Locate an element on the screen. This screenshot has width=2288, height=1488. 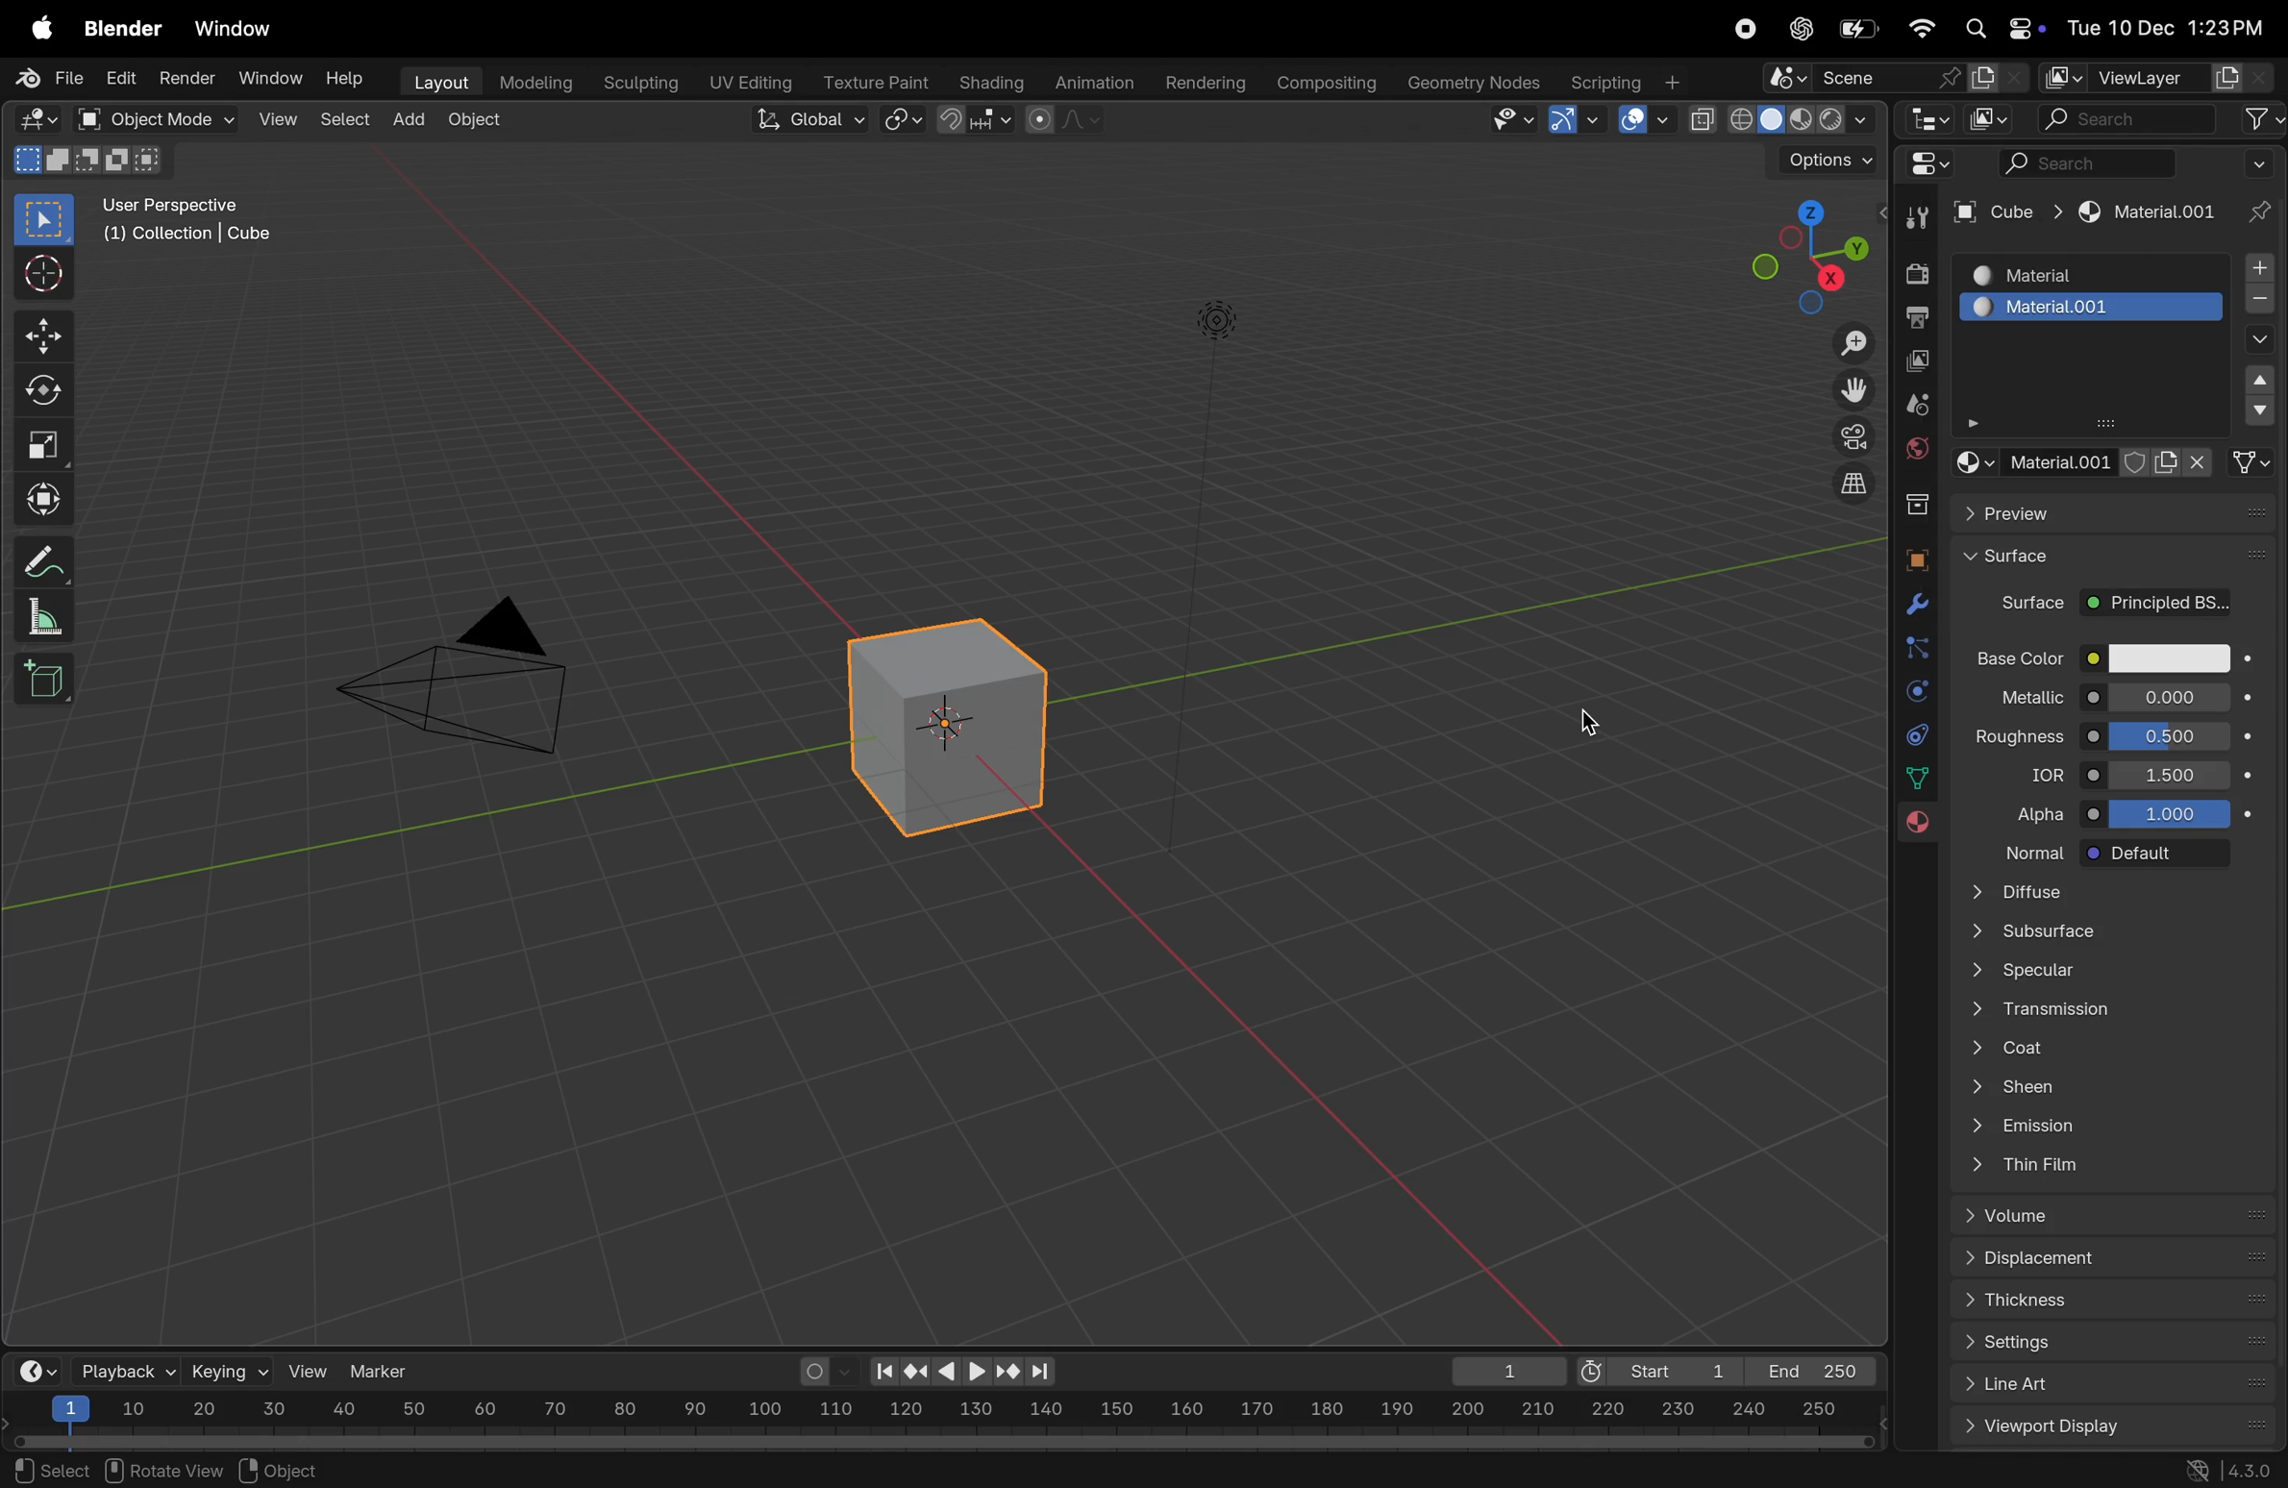
view port display is located at coordinates (2117, 1427).